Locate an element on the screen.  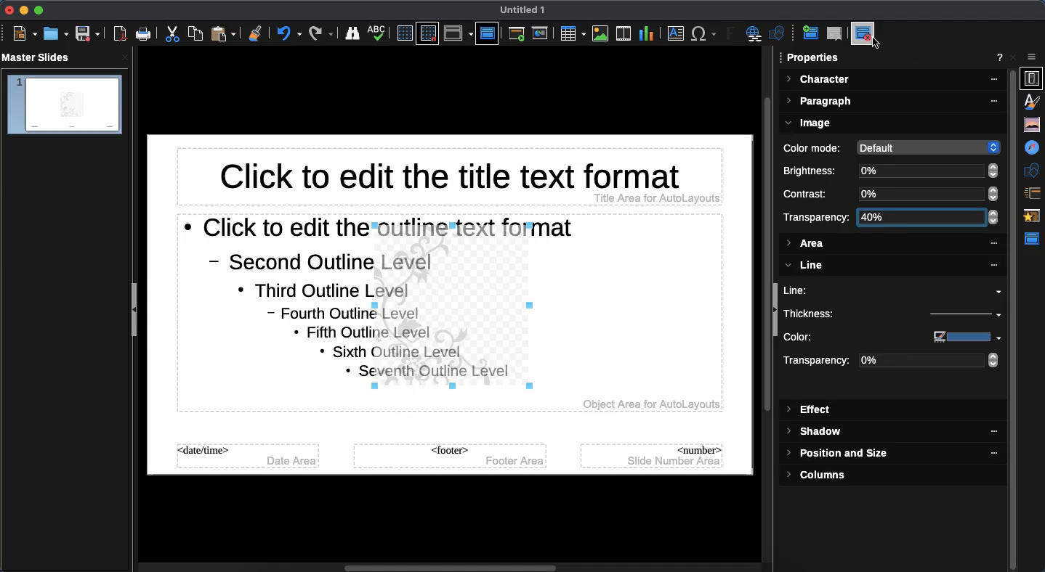
Chart is located at coordinates (646, 33).